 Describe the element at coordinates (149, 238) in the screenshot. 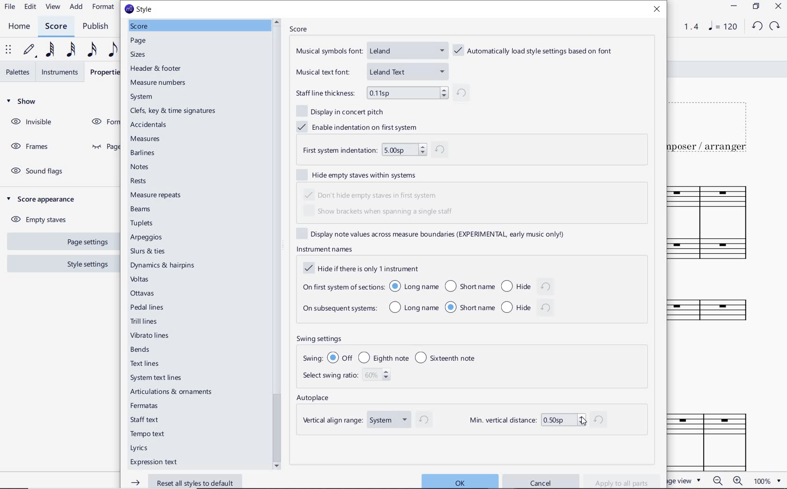

I see `arpeggios` at that location.